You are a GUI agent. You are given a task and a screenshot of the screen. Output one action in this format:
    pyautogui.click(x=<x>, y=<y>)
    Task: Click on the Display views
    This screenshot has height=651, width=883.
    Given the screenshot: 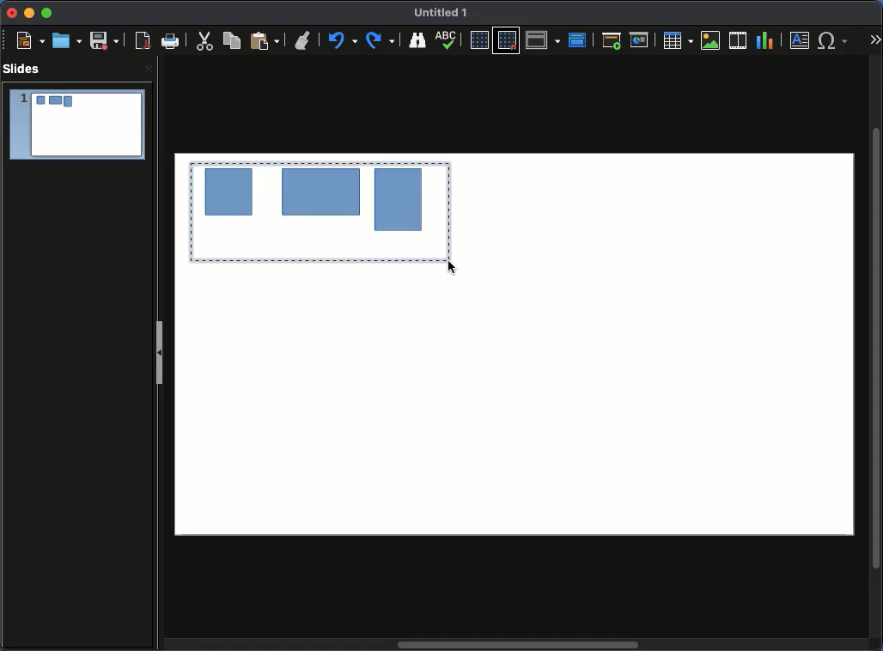 What is the action you would take?
    pyautogui.click(x=543, y=40)
    